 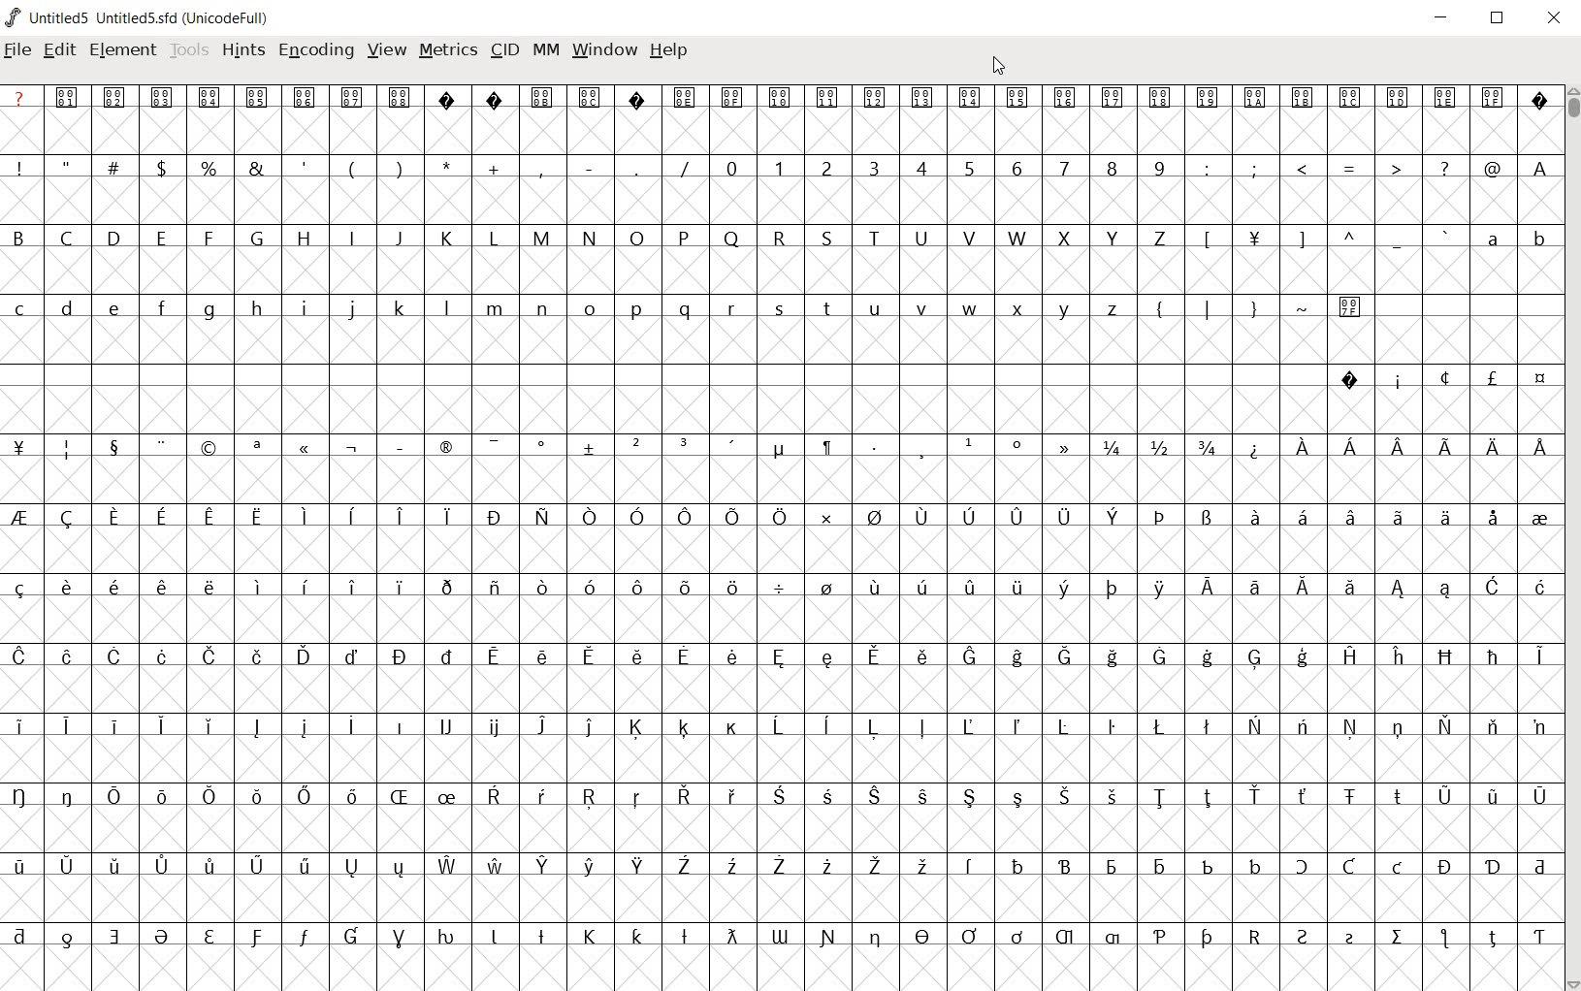 I want to click on Symbol, so click(x=729, y=447).